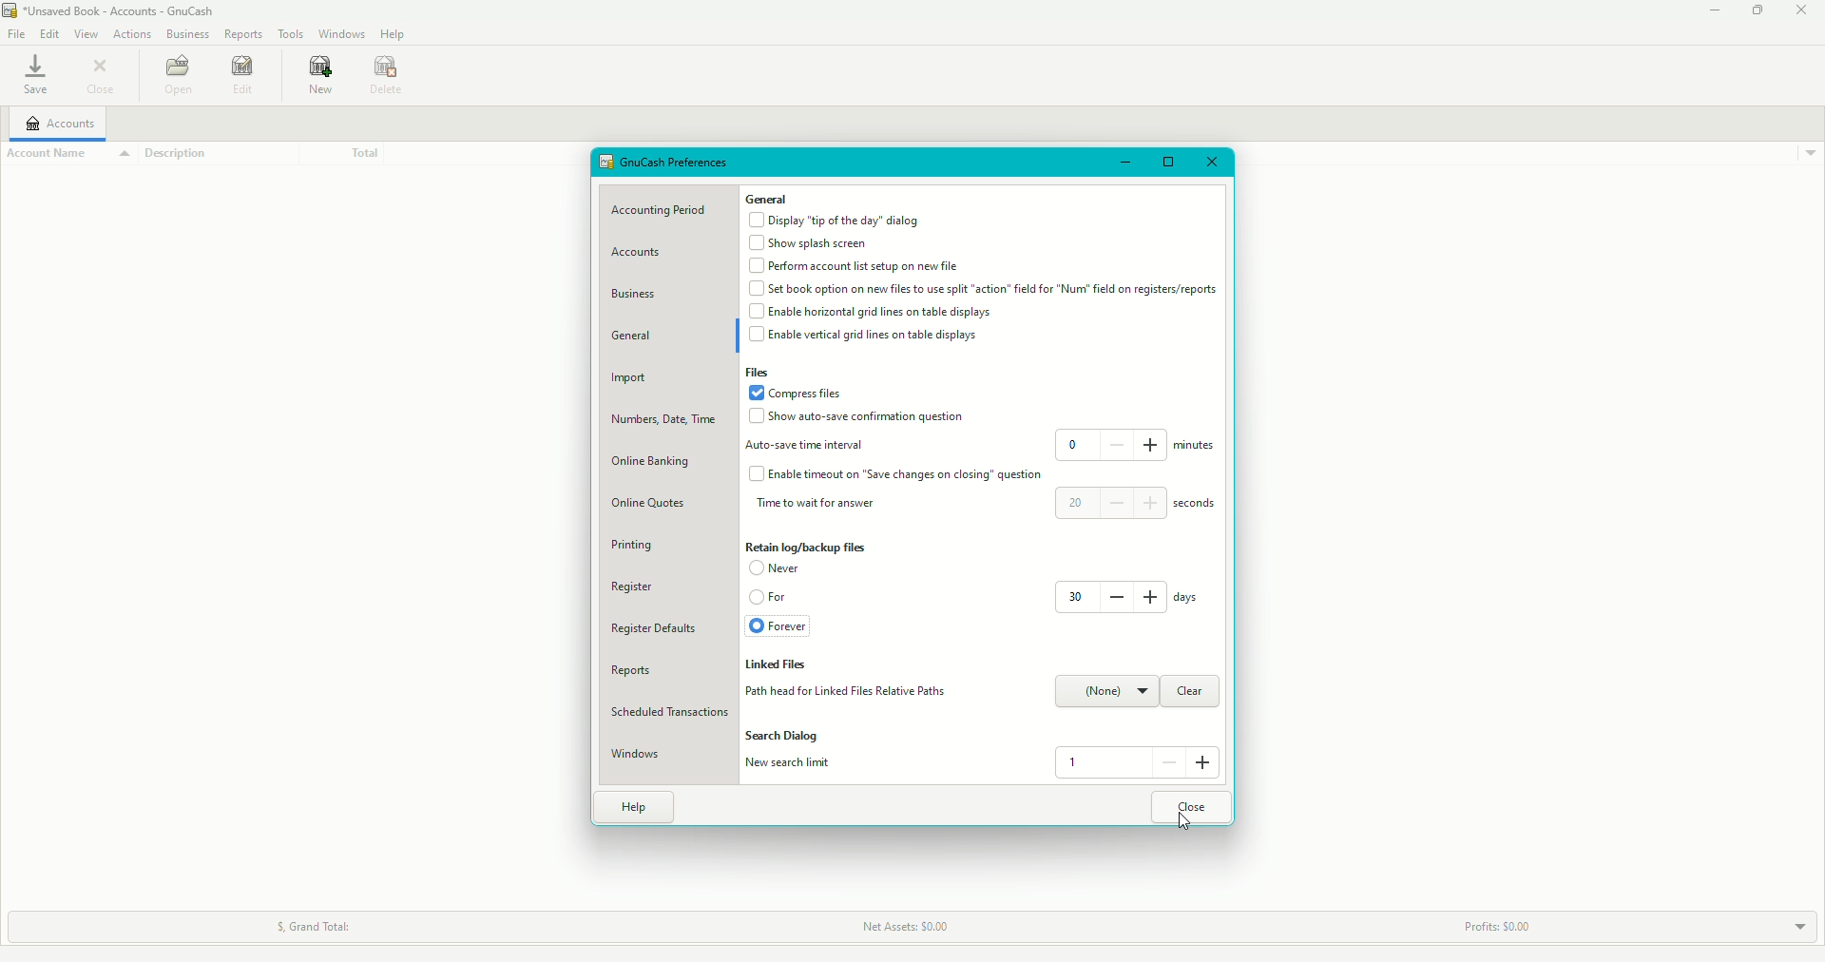  Describe the element at coordinates (186, 154) in the screenshot. I see `Description` at that location.